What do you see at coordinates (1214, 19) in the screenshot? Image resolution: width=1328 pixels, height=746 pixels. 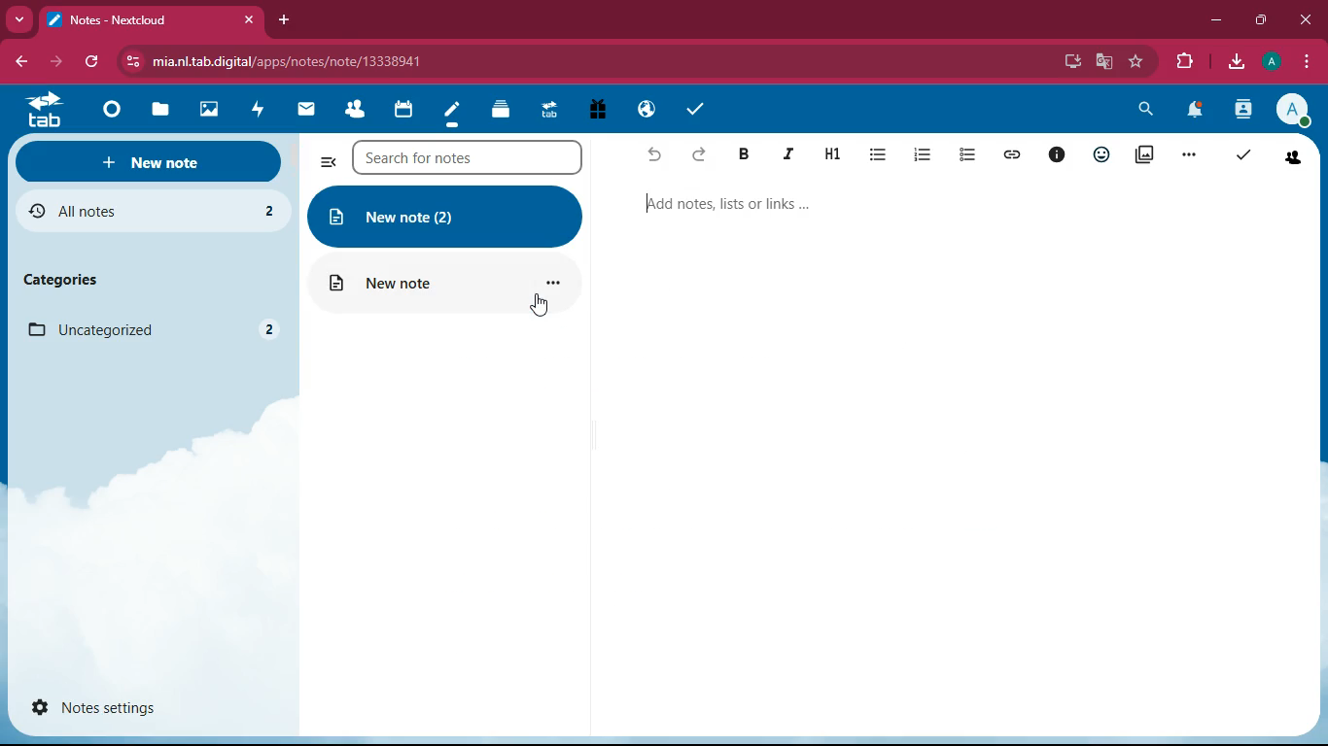 I see `minimize` at bounding box center [1214, 19].